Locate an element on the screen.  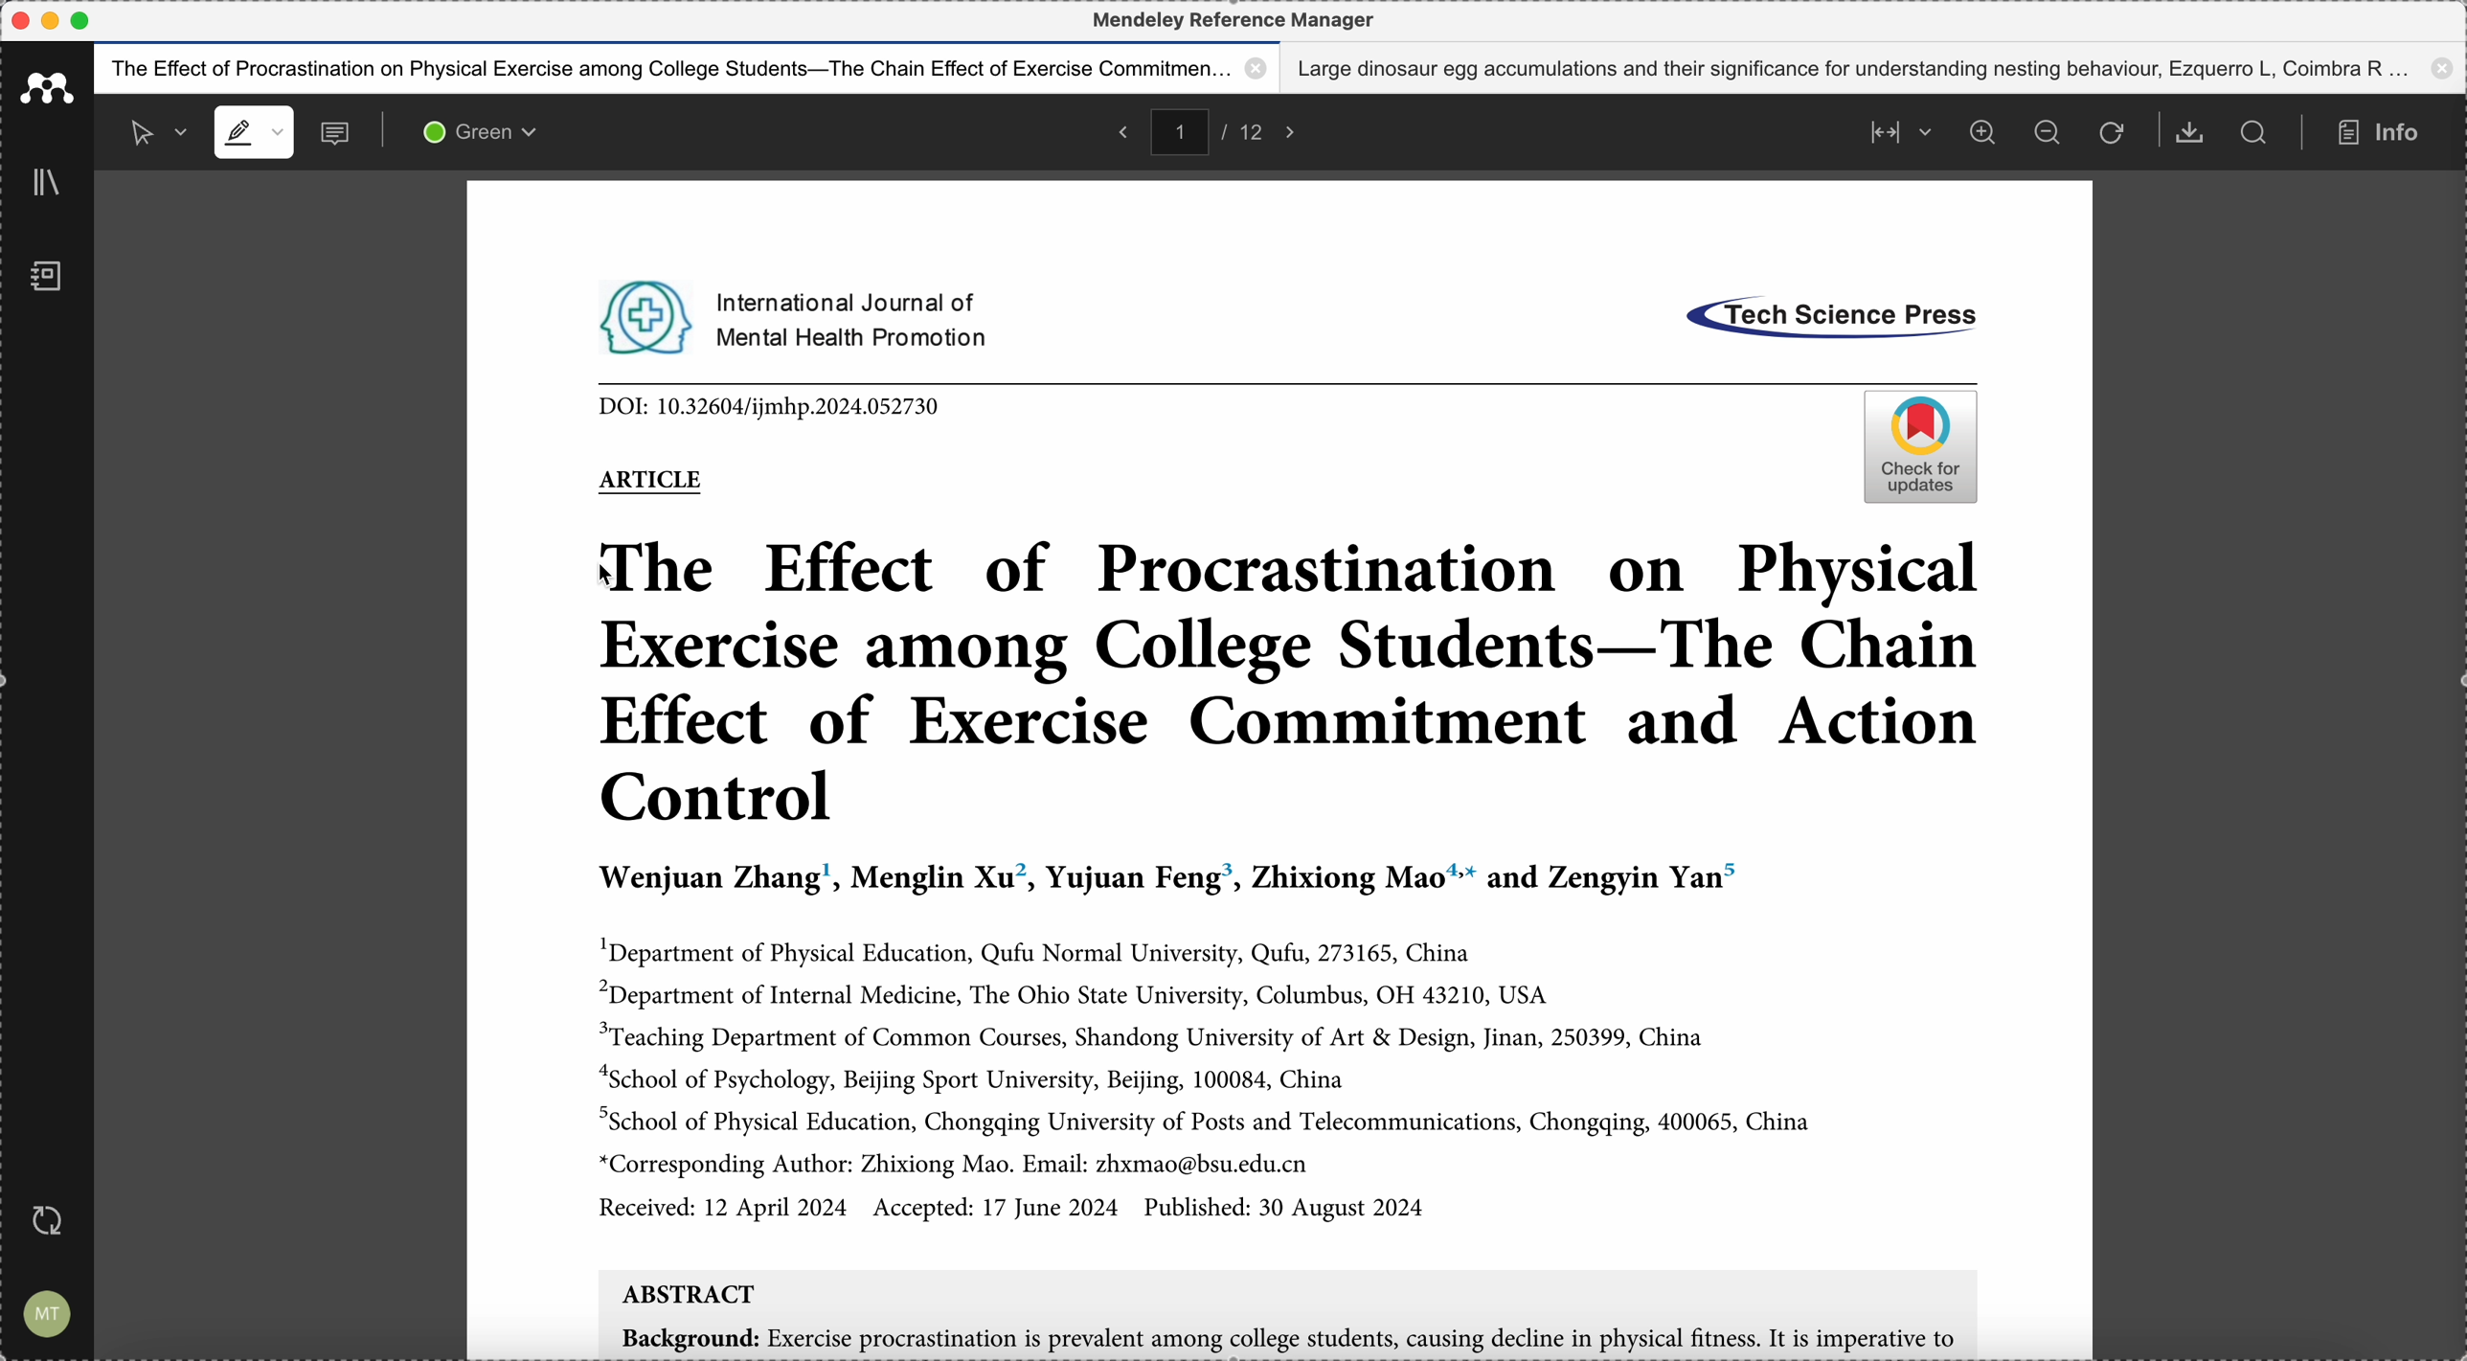
close program is located at coordinates (18, 21).